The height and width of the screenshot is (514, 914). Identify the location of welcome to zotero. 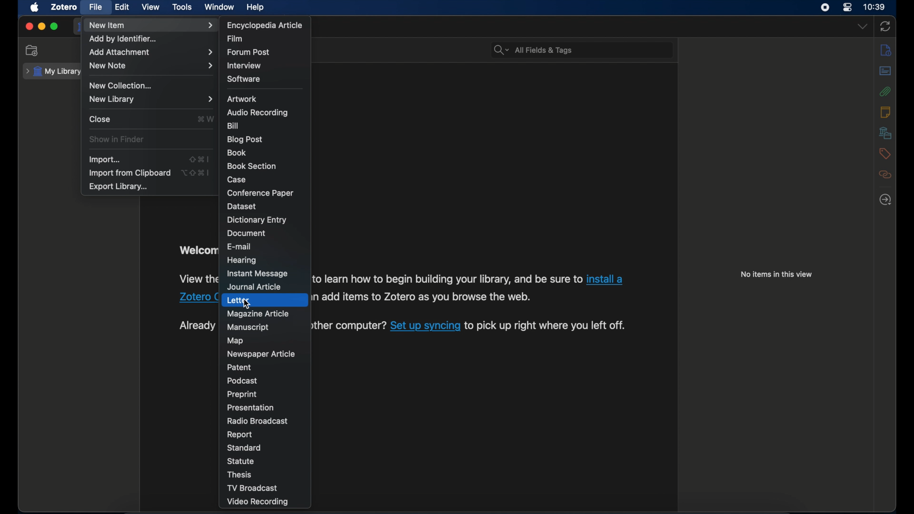
(197, 251).